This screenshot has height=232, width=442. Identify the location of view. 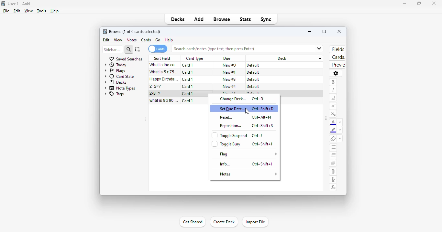
(118, 40).